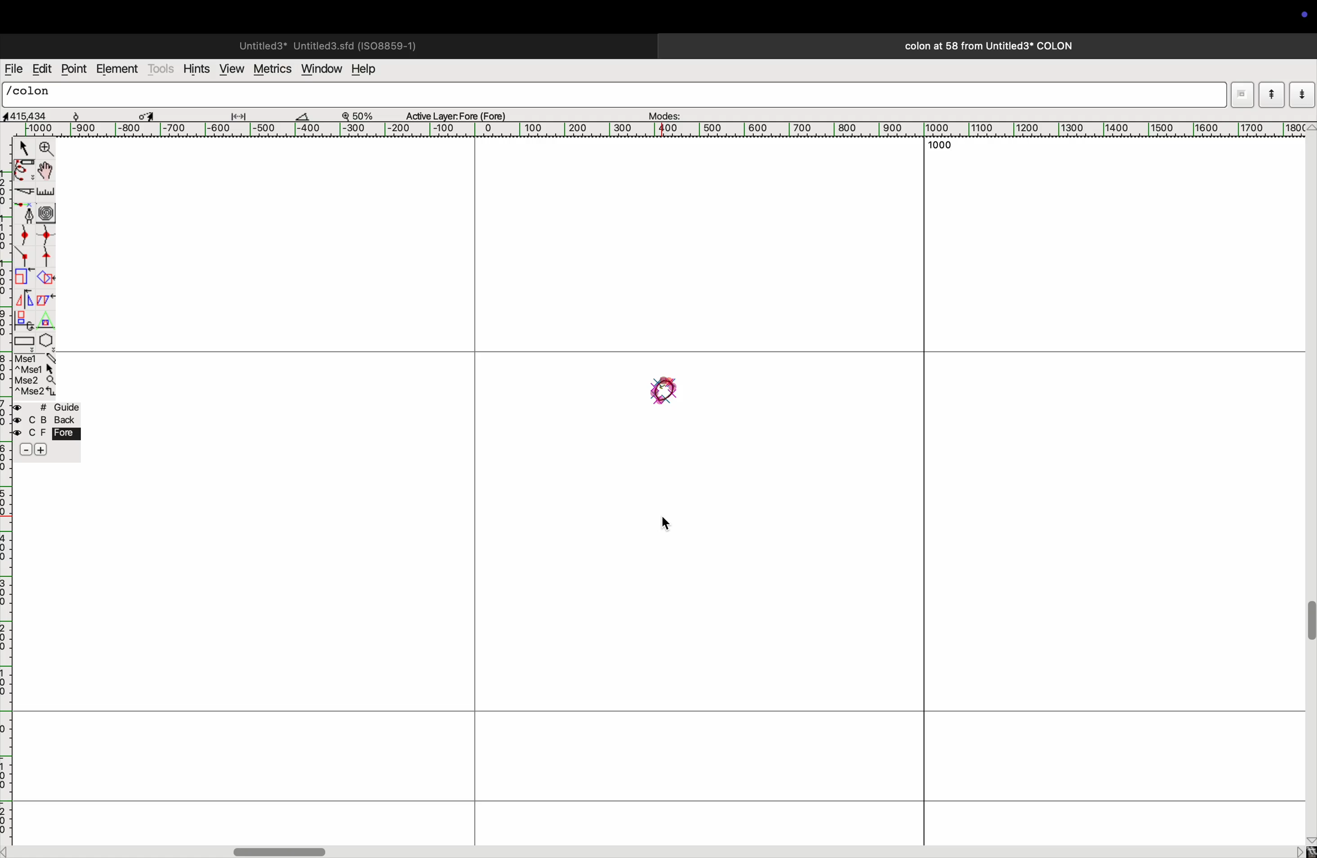 This screenshot has height=858, width=1317. Describe the element at coordinates (363, 115) in the screenshot. I see `zoom` at that location.